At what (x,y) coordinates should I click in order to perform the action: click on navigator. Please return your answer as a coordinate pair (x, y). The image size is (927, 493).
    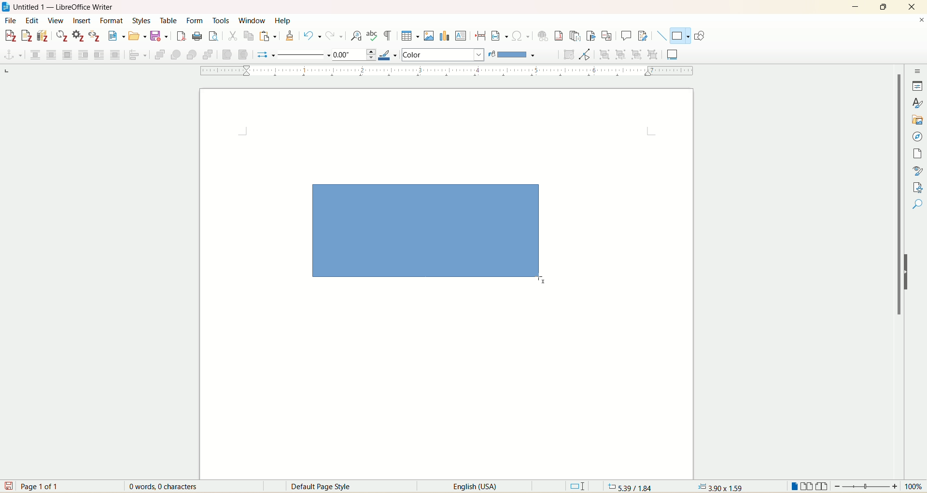
    Looking at the image, I should click on (917, 137).